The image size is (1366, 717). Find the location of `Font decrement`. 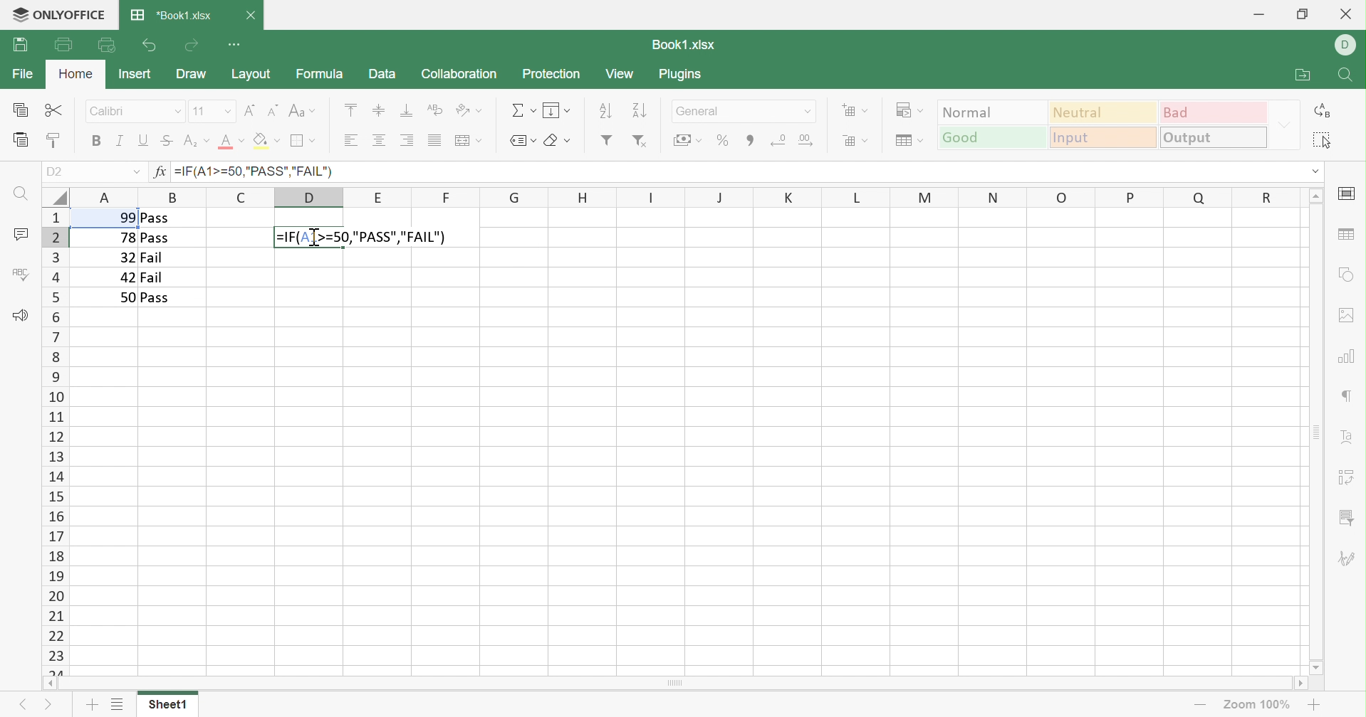

Font decrement is located at coordinates (274, 110).